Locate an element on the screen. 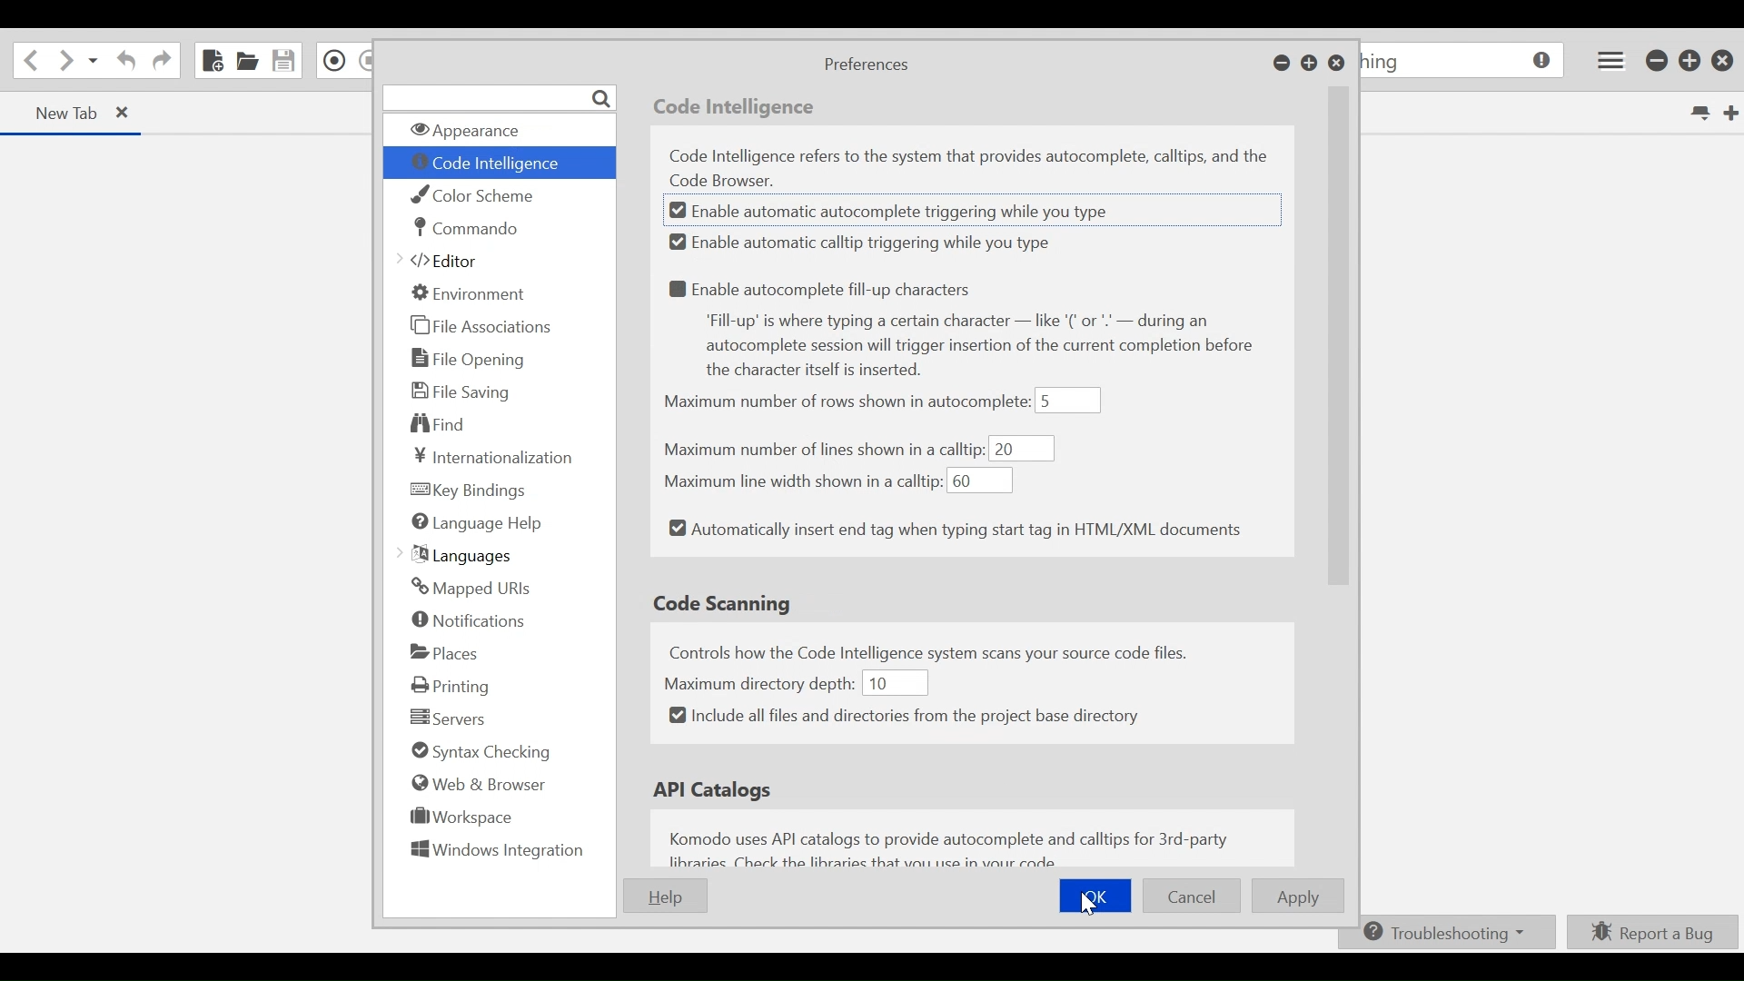 This screenshot has width=1744, height=981. List of tabs is located at coordinates (1698, 114).